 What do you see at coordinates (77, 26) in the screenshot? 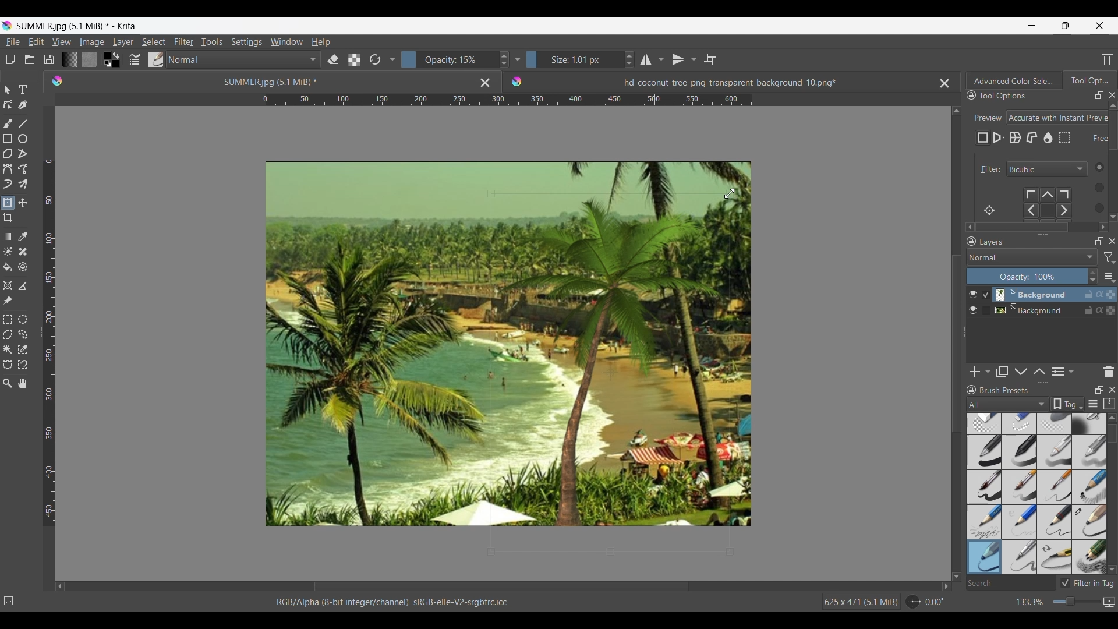
I see `SUMMERjpg(5.1 MiB)* - Lrita` at bounding box center [77, 26].